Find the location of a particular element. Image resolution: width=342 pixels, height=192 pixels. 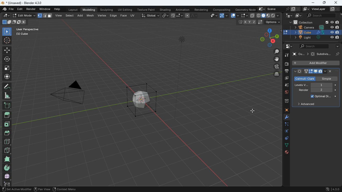

cube is located at coordinates (312, 32).